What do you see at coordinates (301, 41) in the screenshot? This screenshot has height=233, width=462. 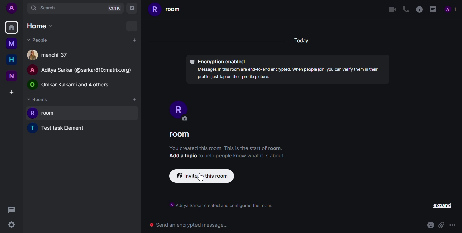 I see `Today` at bounding box center [301, 41].